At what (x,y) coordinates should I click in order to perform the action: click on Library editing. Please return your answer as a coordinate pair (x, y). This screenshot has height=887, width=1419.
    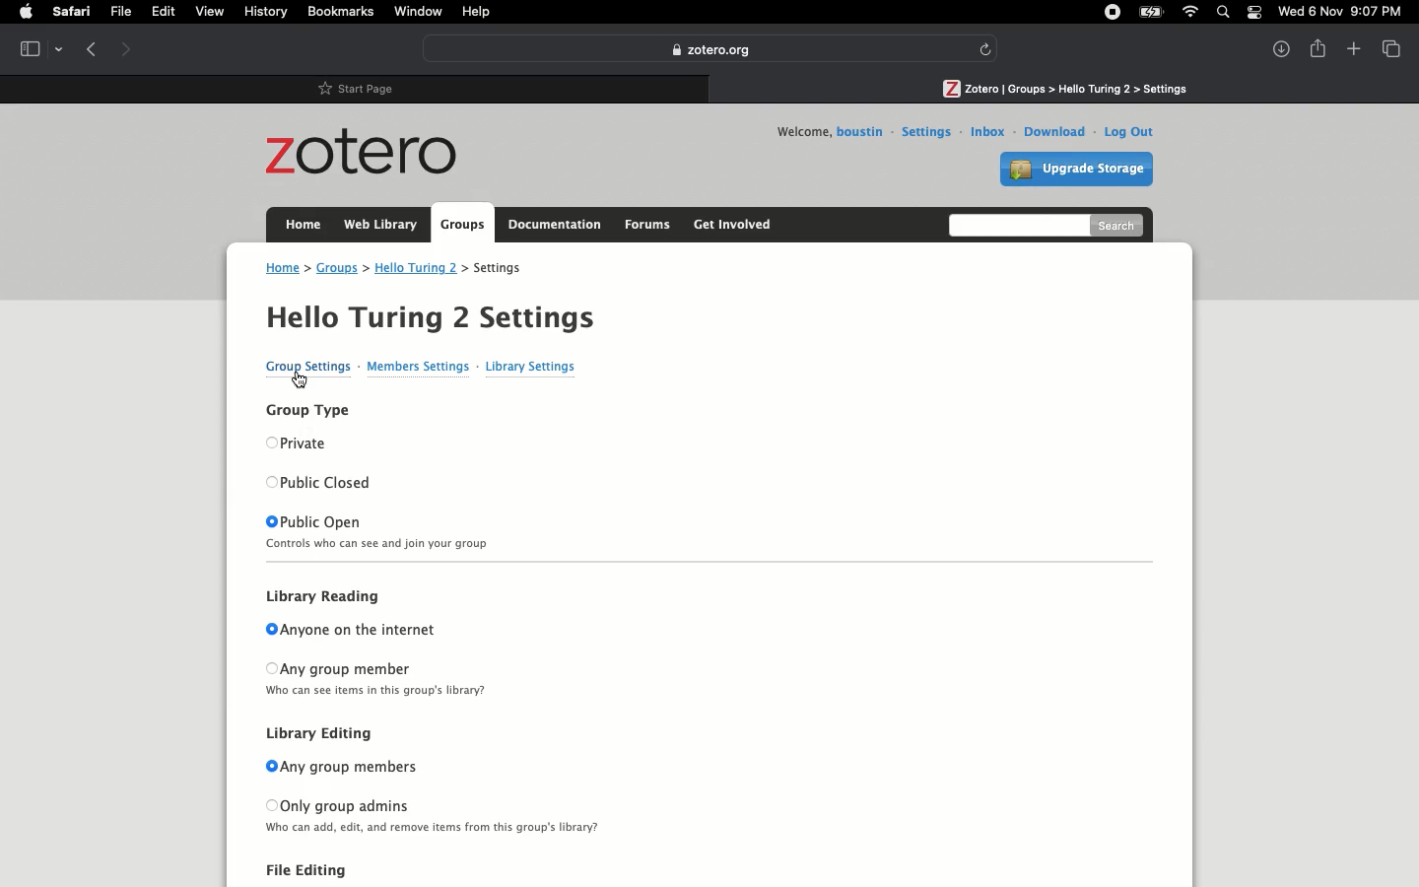
    Looking at the image, I should click on (310, 734).